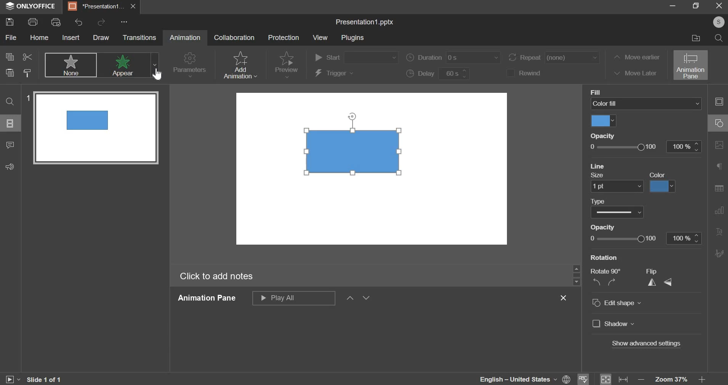 The width and height of the screenshot is (728, 385). I want to click on color, so click(664, 186).